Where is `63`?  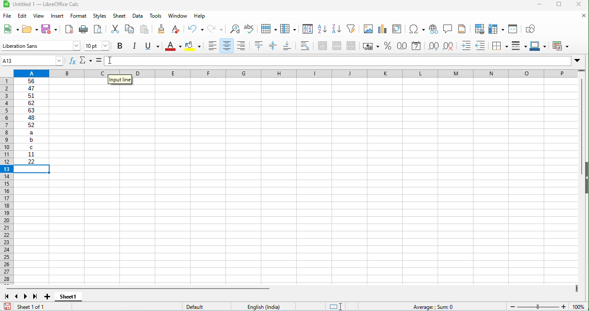 63 is located at coordinates (31, 110).